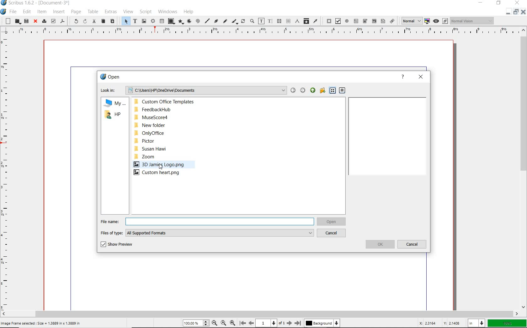 This screenshot has width=527, height=328. Describe the element at coordinates (393, 21) in the screenshot. I see `link annotation` at that location.